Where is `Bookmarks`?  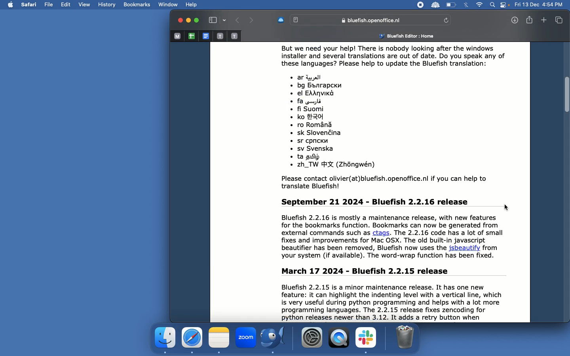
Bookmarks is located at coordinates (137, 6).